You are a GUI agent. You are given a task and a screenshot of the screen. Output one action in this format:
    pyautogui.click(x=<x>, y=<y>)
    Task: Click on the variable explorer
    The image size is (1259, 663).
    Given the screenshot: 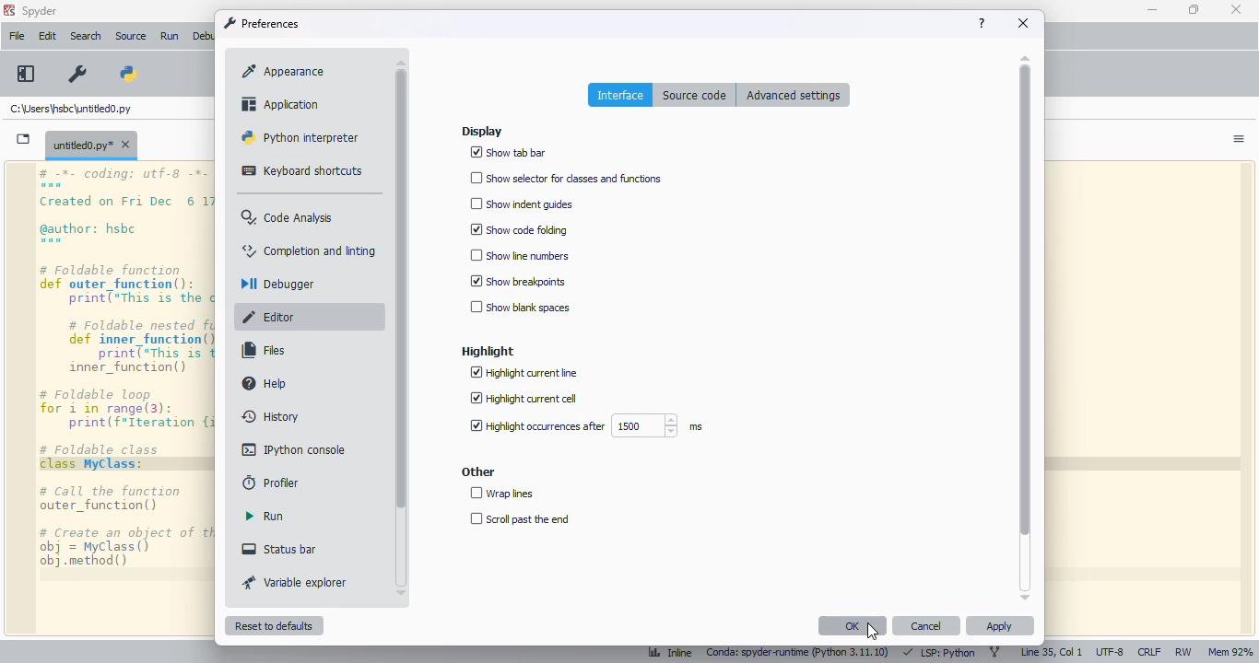 What is the action you would take?
    pyautogui.click(x=296, y=582)
    